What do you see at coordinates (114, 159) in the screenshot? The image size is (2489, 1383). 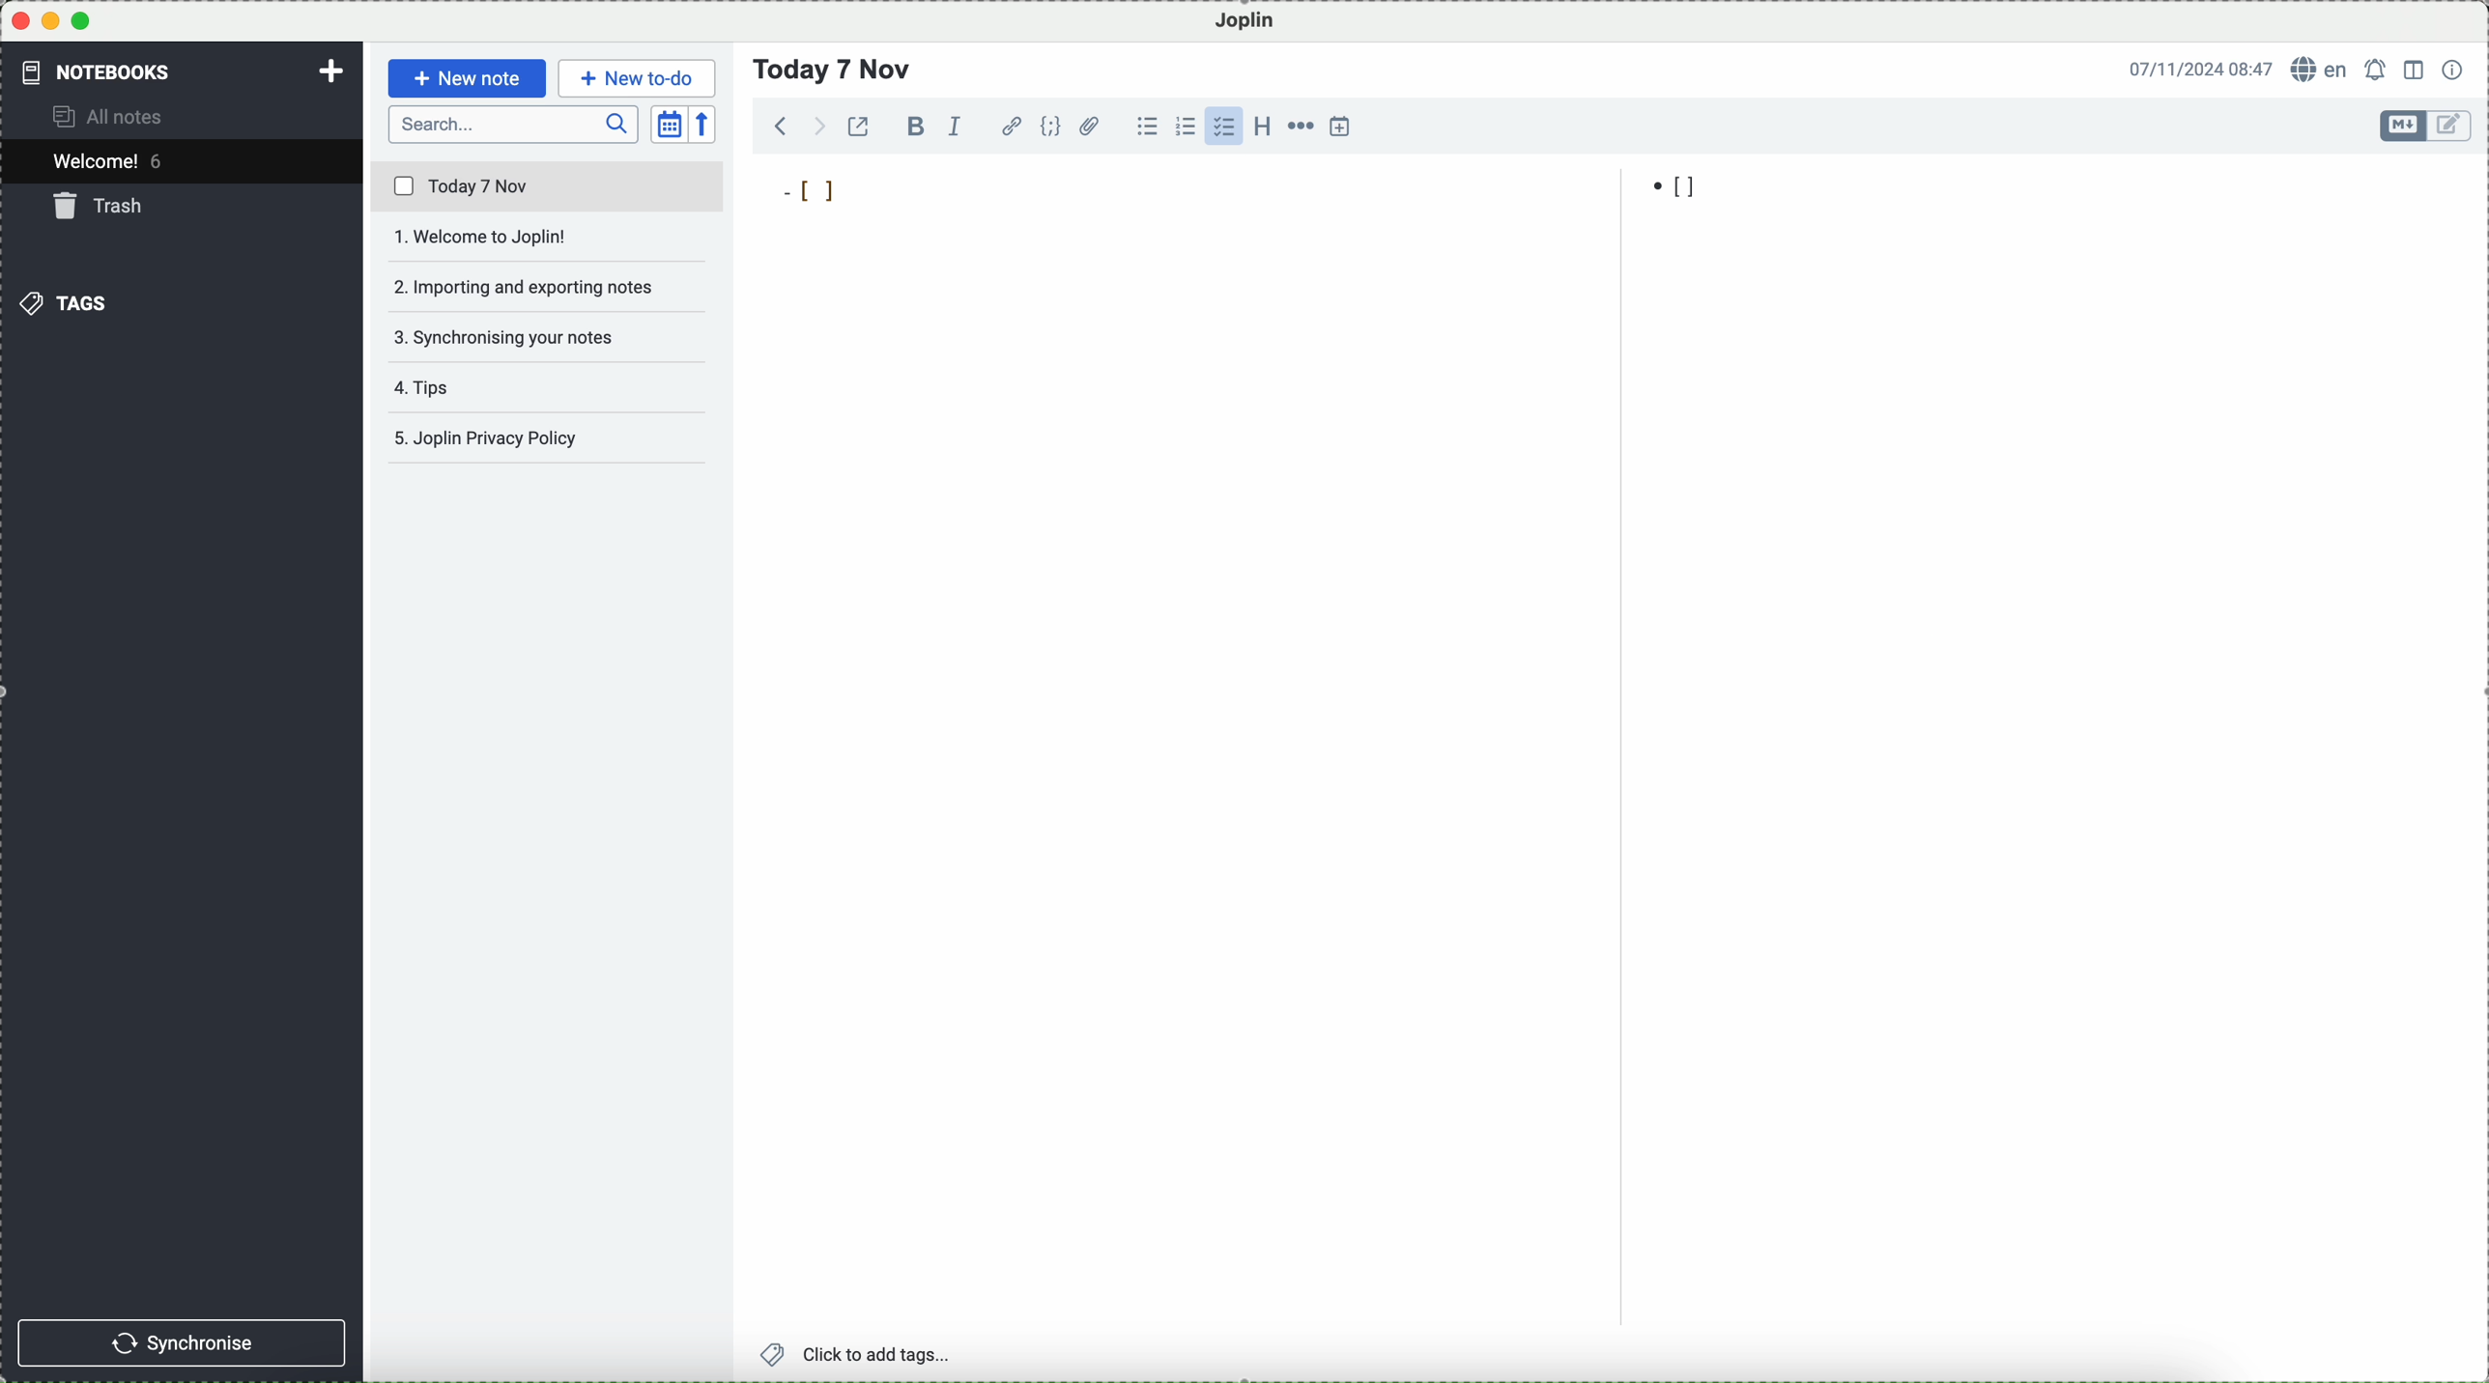 I see `welcome! 6` at bounding box center [114, 159].